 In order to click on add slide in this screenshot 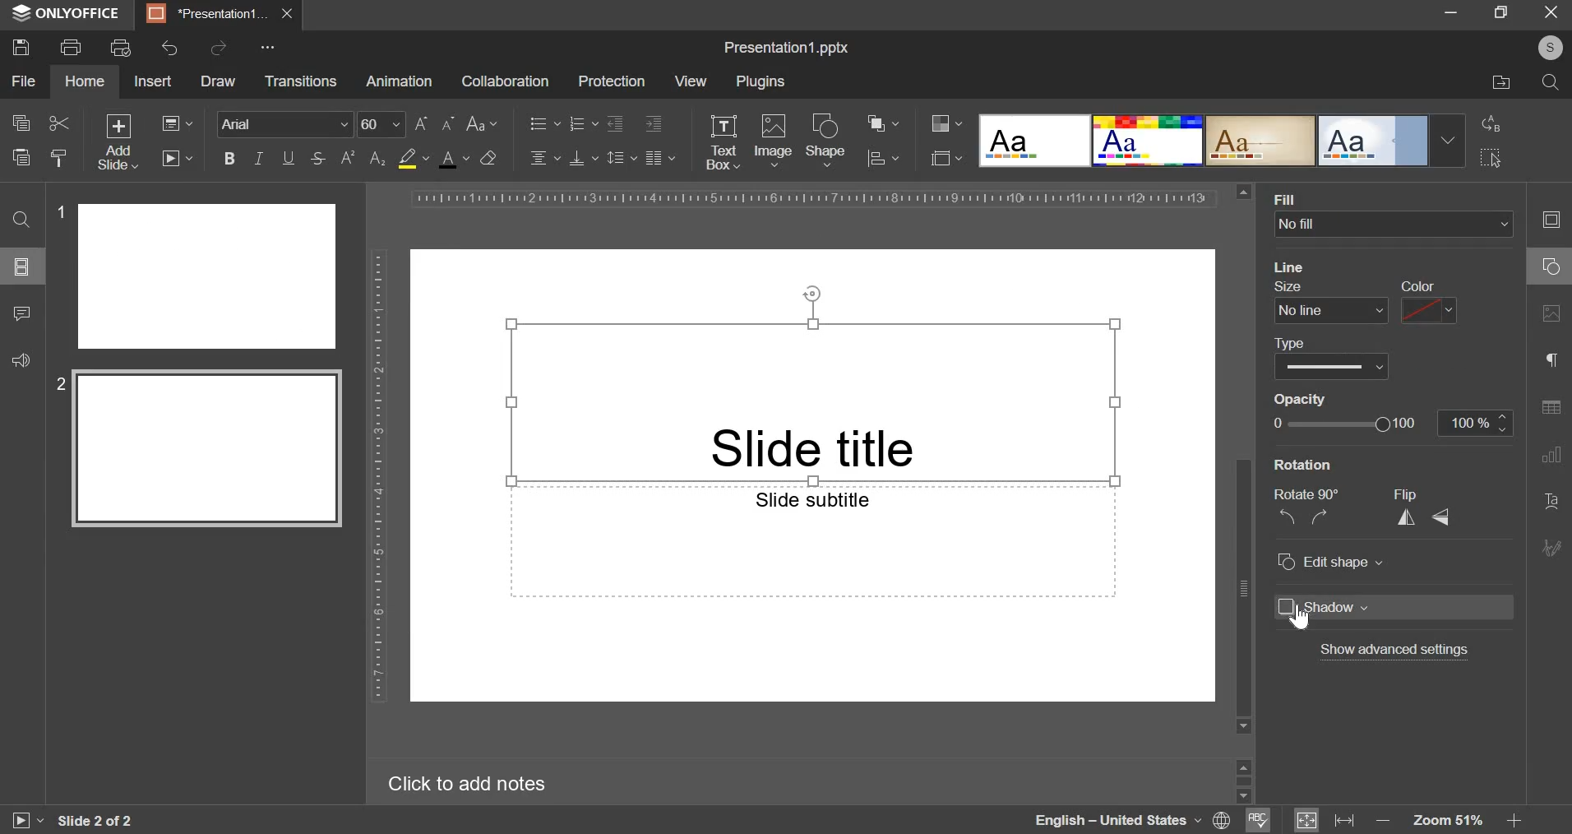, I will do `click(119, 142)`.